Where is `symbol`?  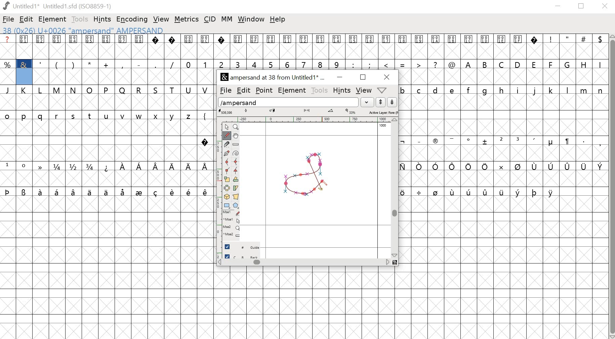
symbol is located at coordinates (206, 166).